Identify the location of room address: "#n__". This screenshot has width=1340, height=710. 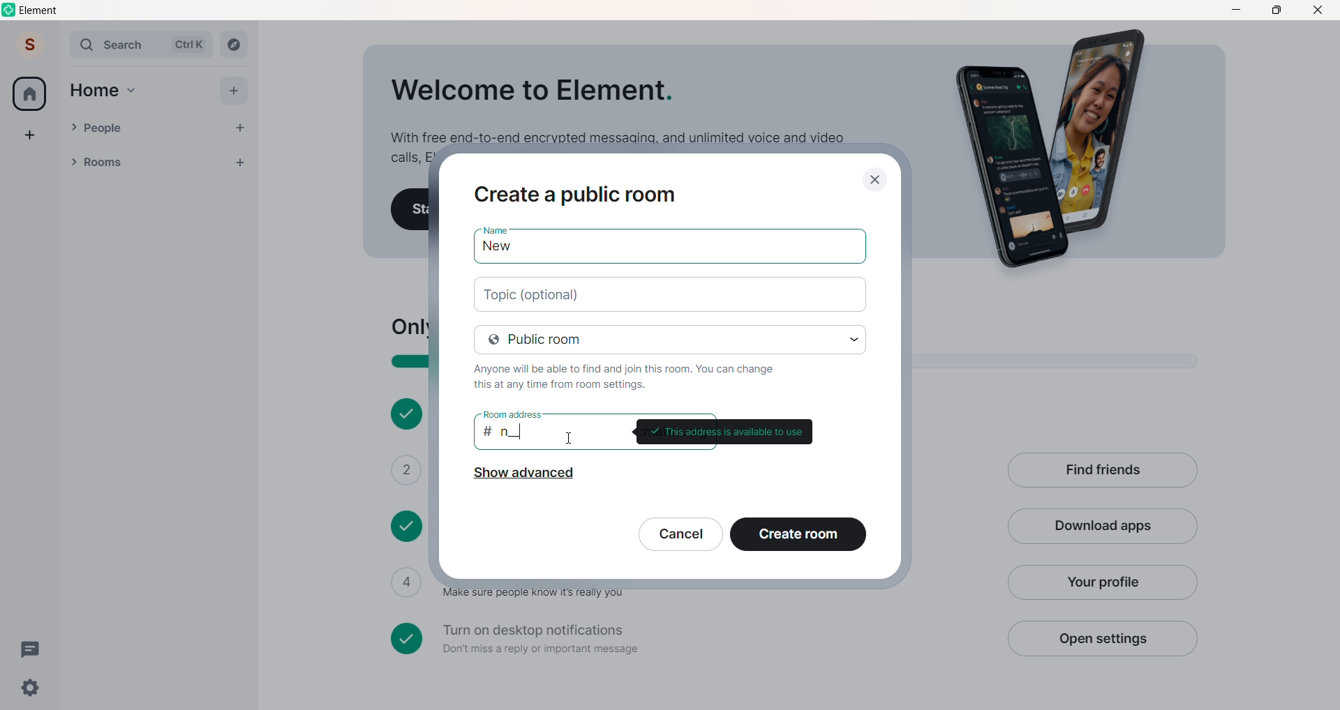
(545, 435).